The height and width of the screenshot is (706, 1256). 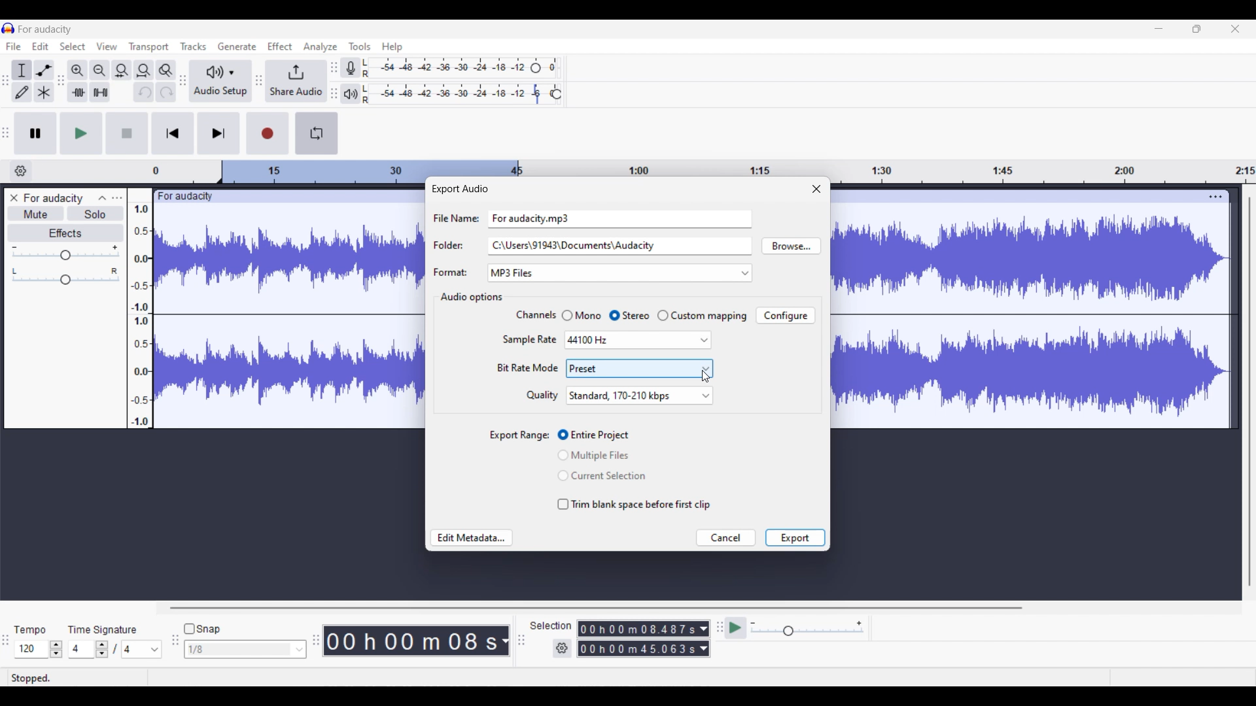 I want to click on Increase/Decrease tempo, so click(x=56, y=649).